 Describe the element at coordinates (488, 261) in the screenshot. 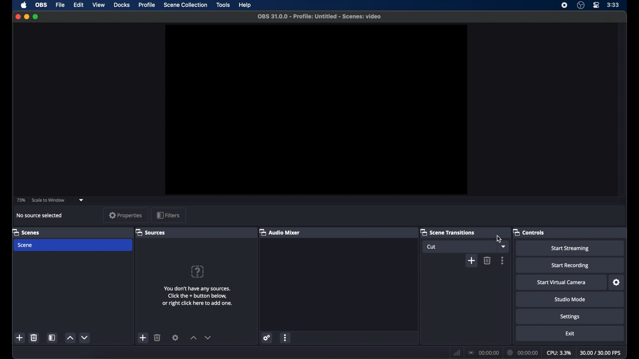

I see `delete` at that location.